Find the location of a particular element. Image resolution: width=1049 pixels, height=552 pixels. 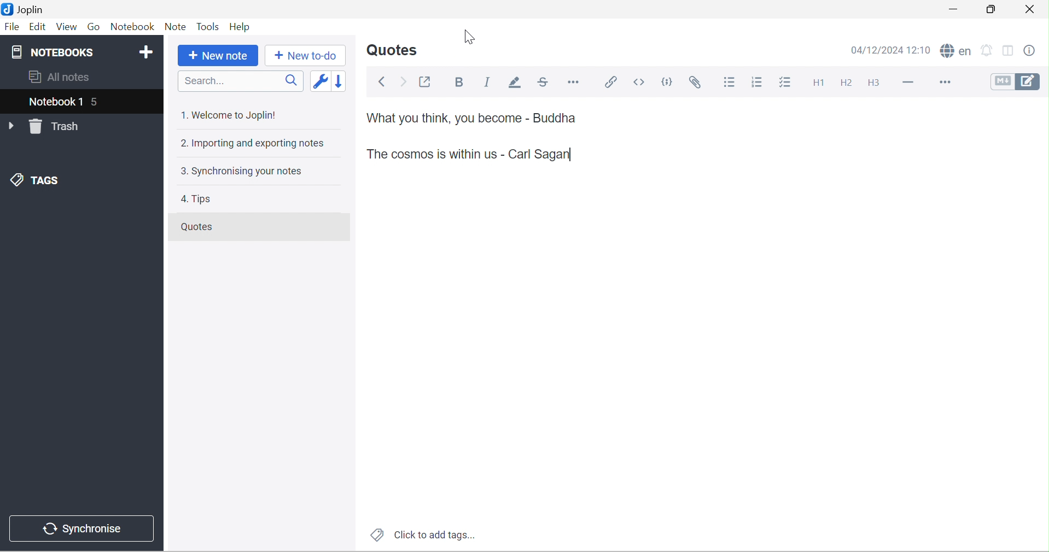

Toggle editors is located at coordinates (1018, 83).